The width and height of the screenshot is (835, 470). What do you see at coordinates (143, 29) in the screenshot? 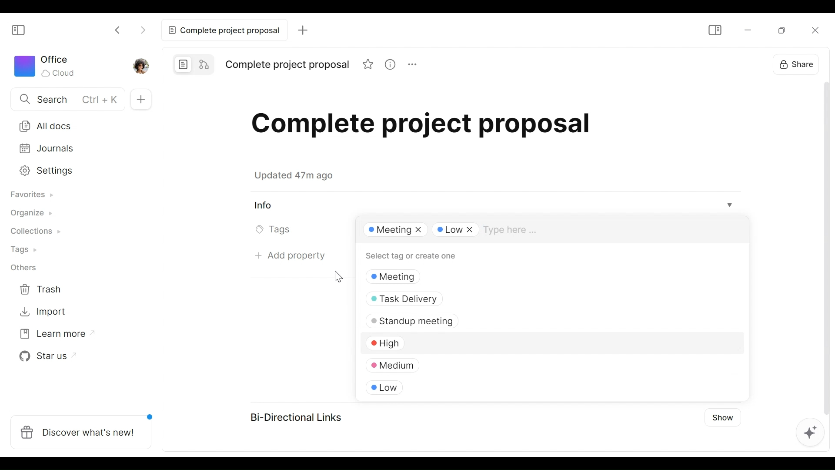
I see `Click to go forward` at bounding box center [143, 29].